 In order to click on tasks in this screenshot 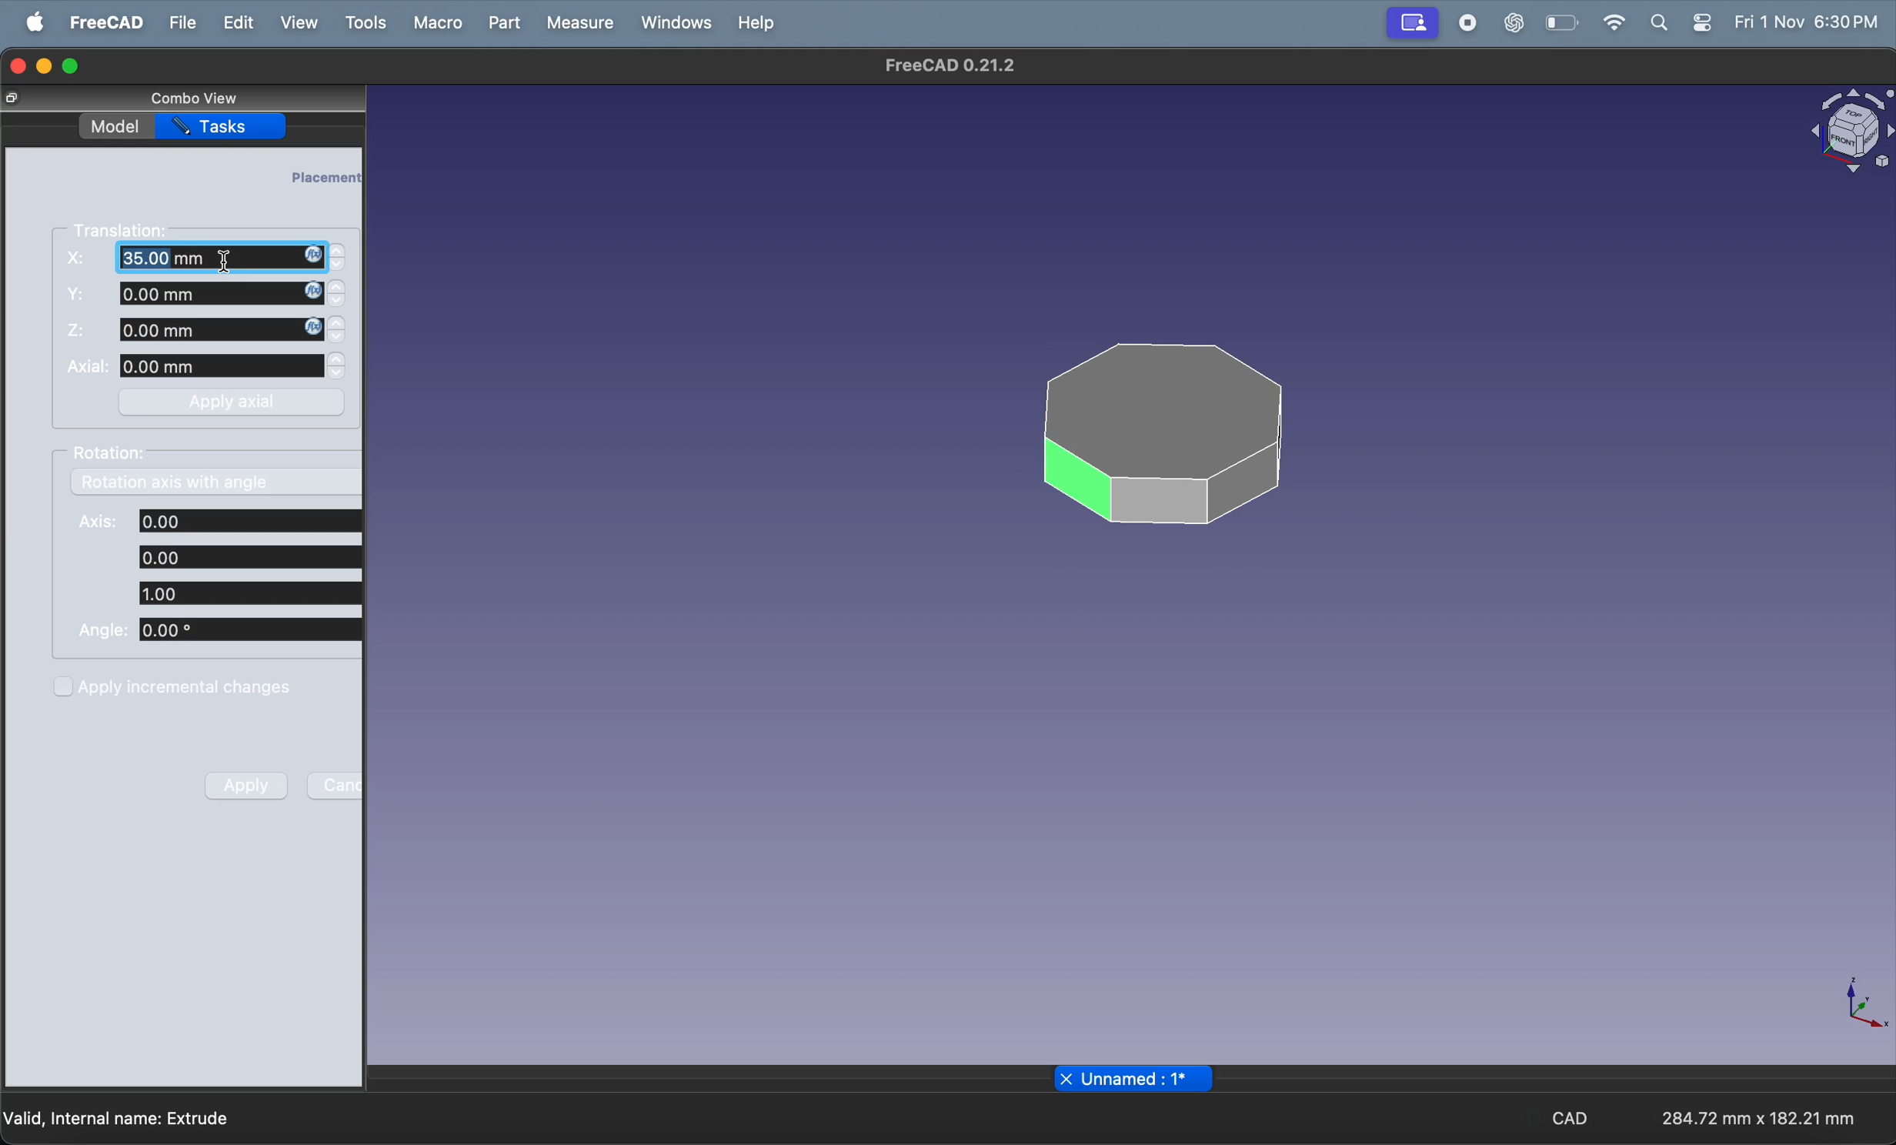, I will do `click(227, 127)`.